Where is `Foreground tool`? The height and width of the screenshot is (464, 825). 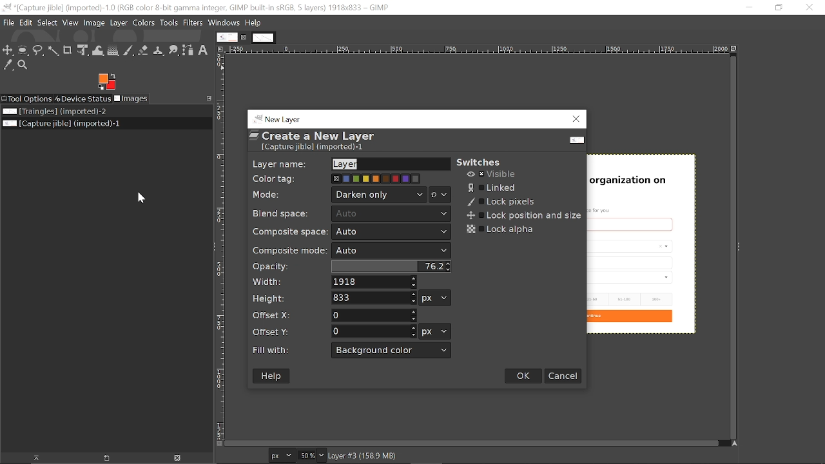
Foreground tool is located at coordinates (108, 82).